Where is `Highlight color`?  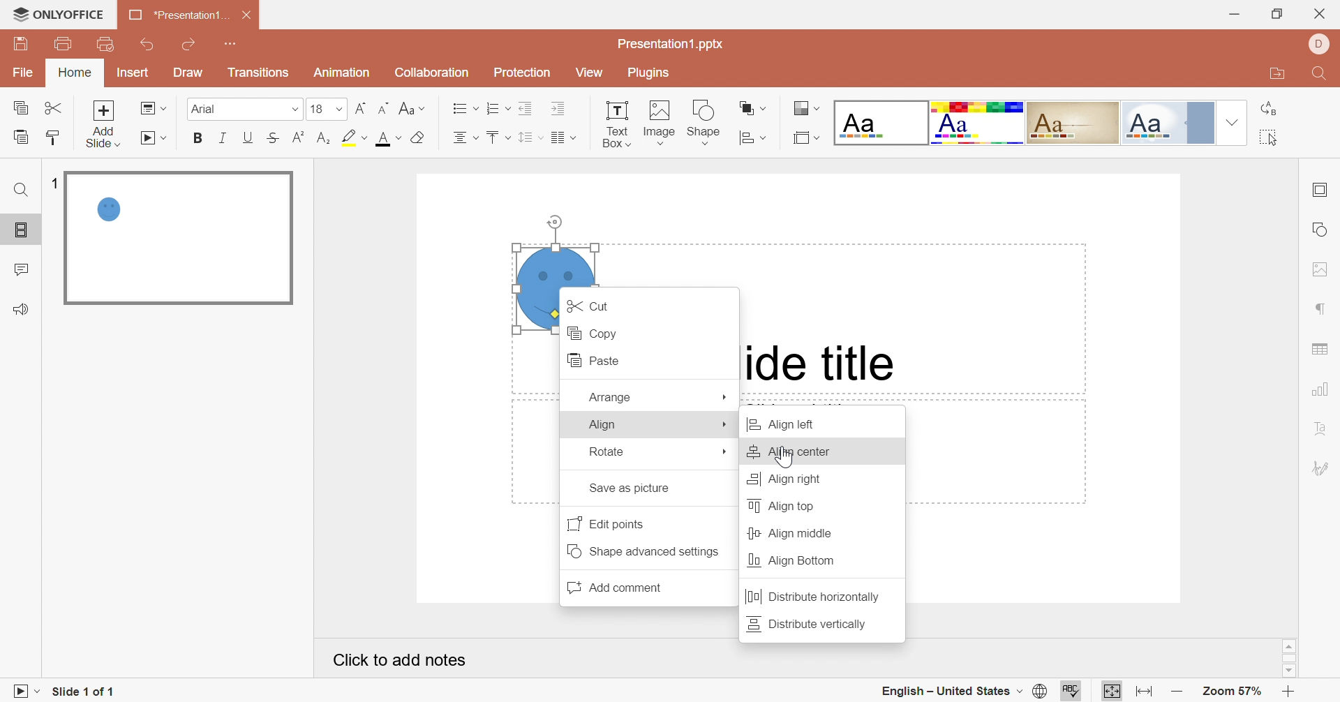 Highlight color is located at coordinates (351, 137).